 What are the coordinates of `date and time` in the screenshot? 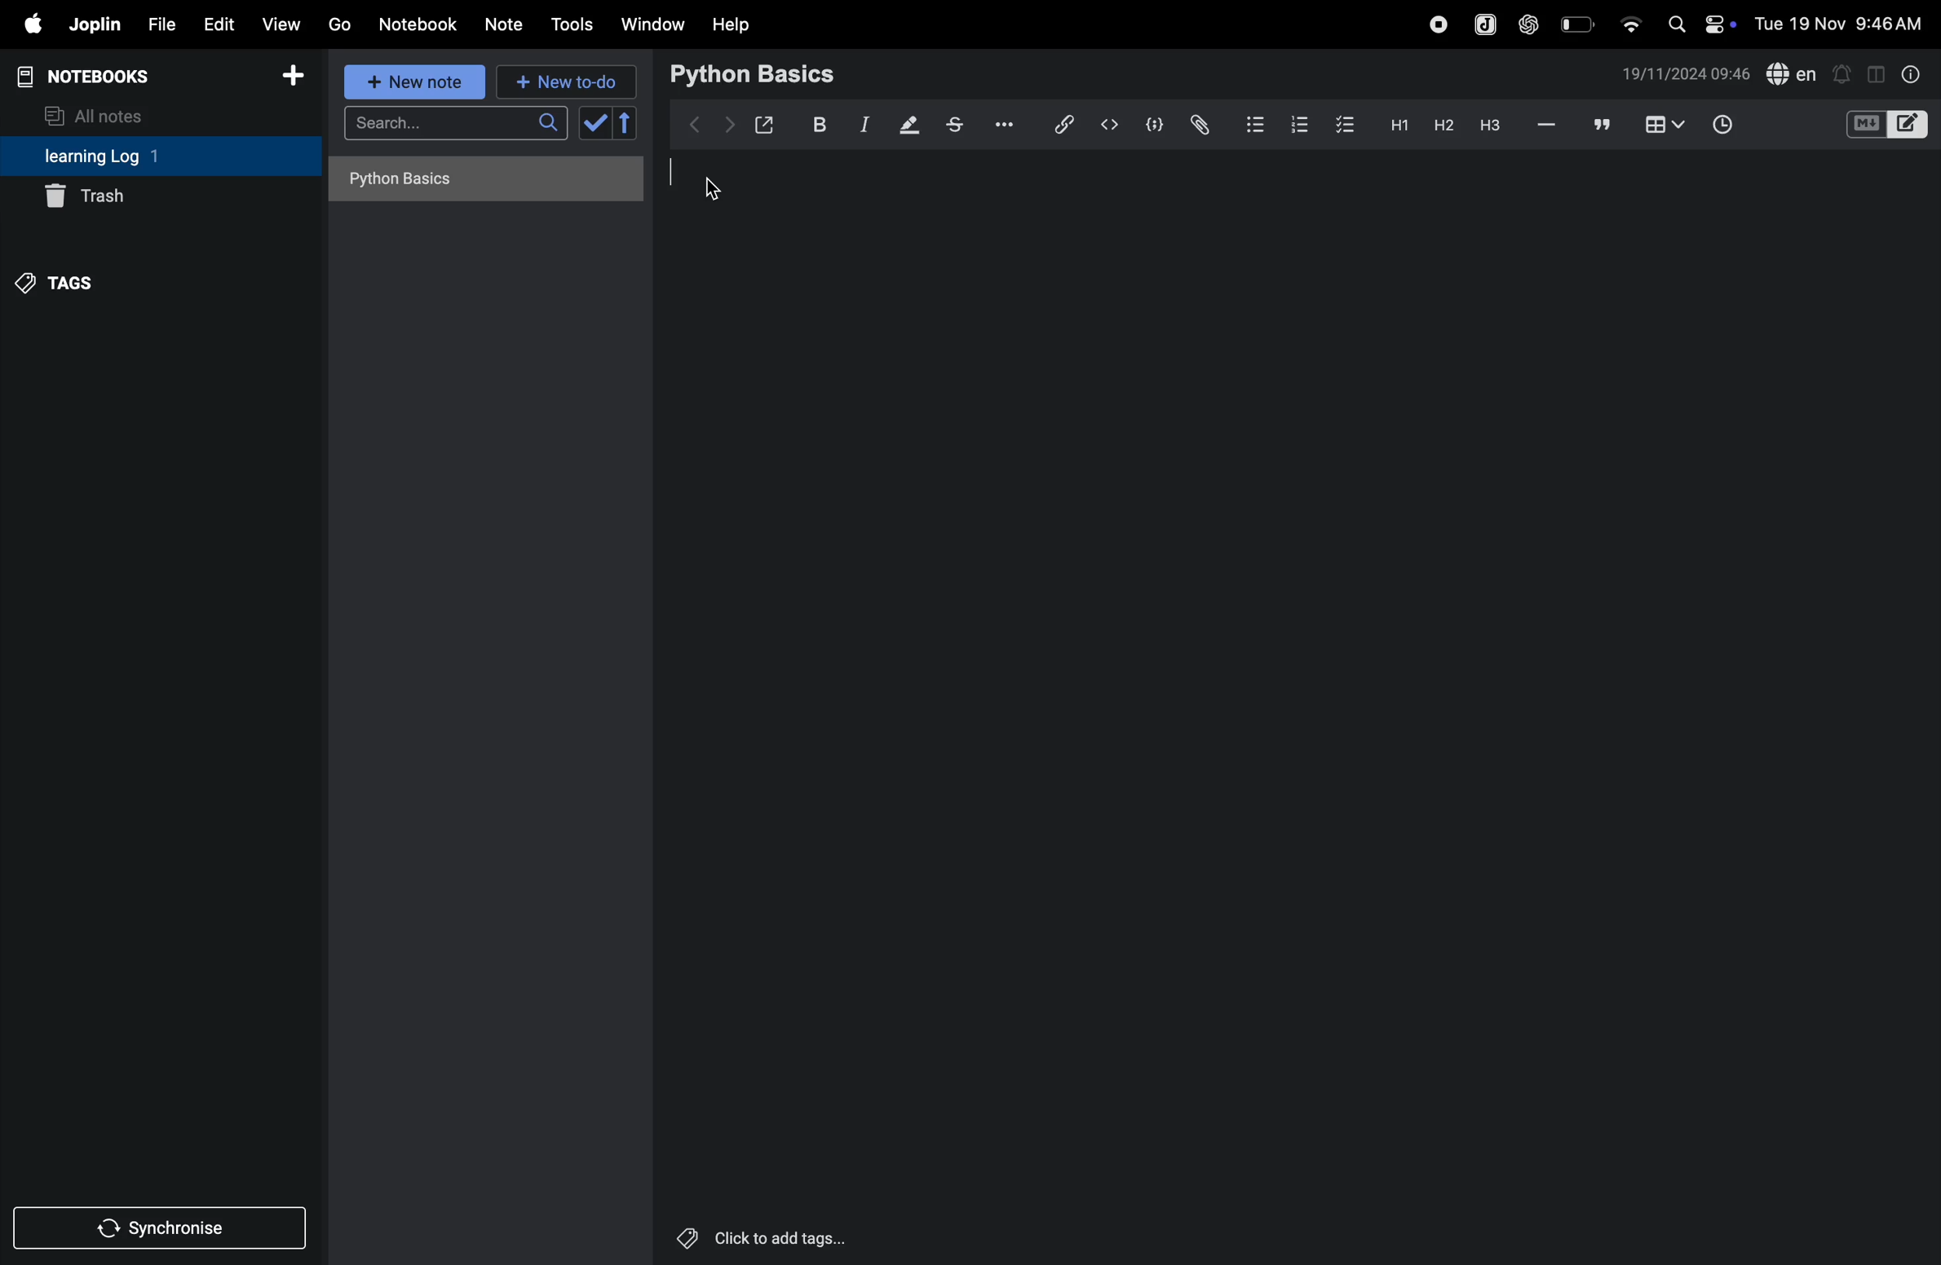 It's located at (1843, 23).